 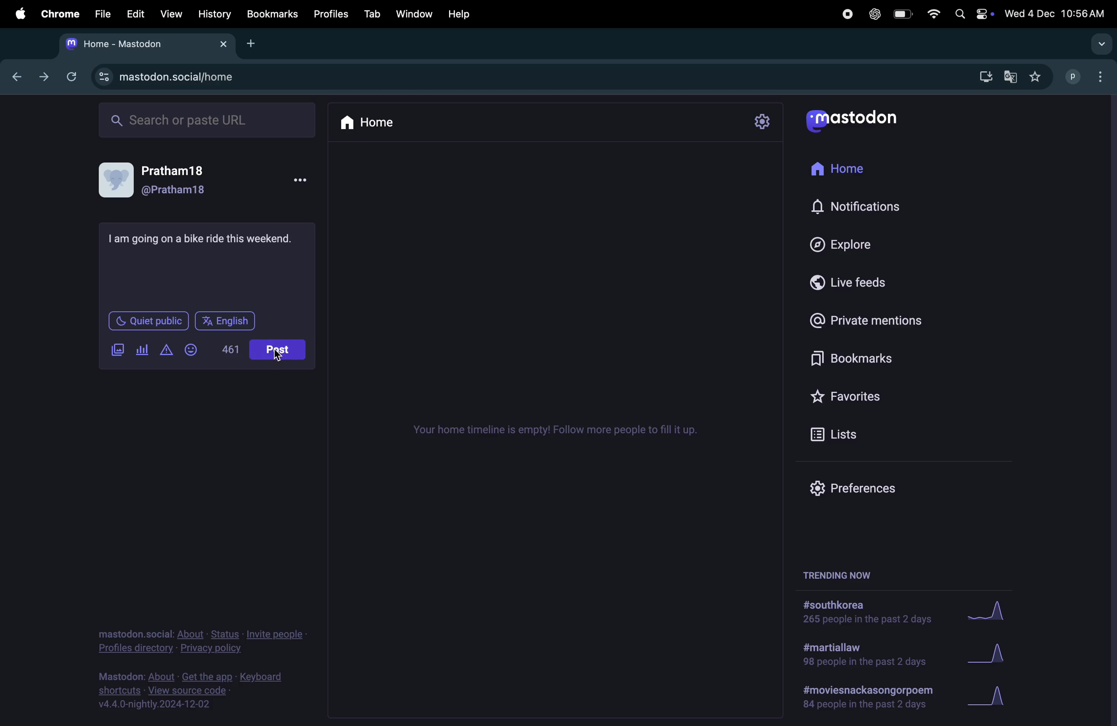 What do you see at coordinates (866, 612) in the screenshot?
I see `#south korea` at bounding box center [866, 612].